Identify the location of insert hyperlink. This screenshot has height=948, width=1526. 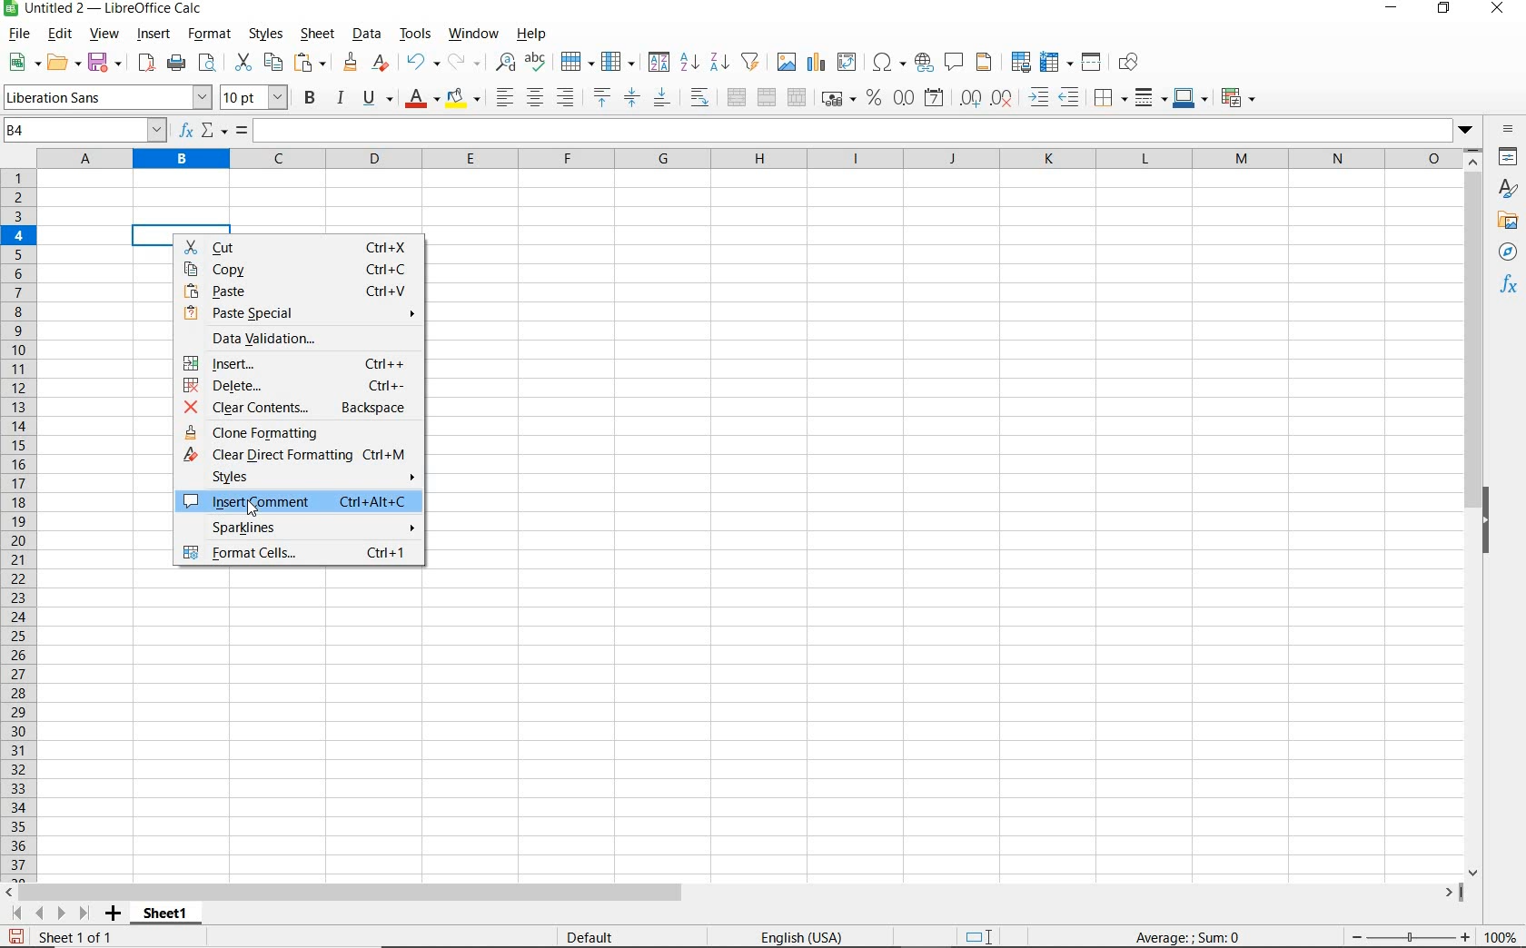
(924, 62).